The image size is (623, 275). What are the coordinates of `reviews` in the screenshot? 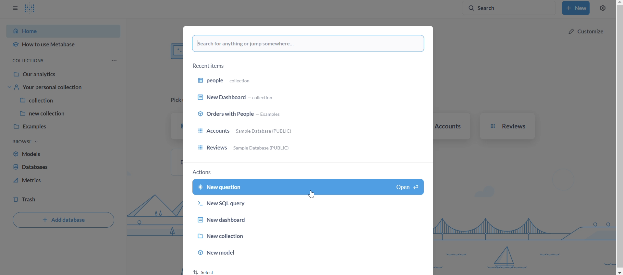 It's located at (248, 148).